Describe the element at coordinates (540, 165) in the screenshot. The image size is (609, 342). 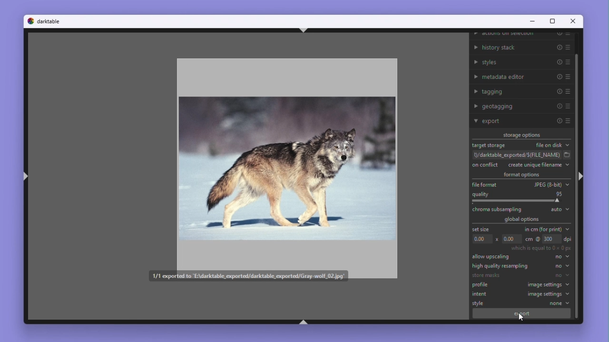
I see `Create unique file name` at that location.